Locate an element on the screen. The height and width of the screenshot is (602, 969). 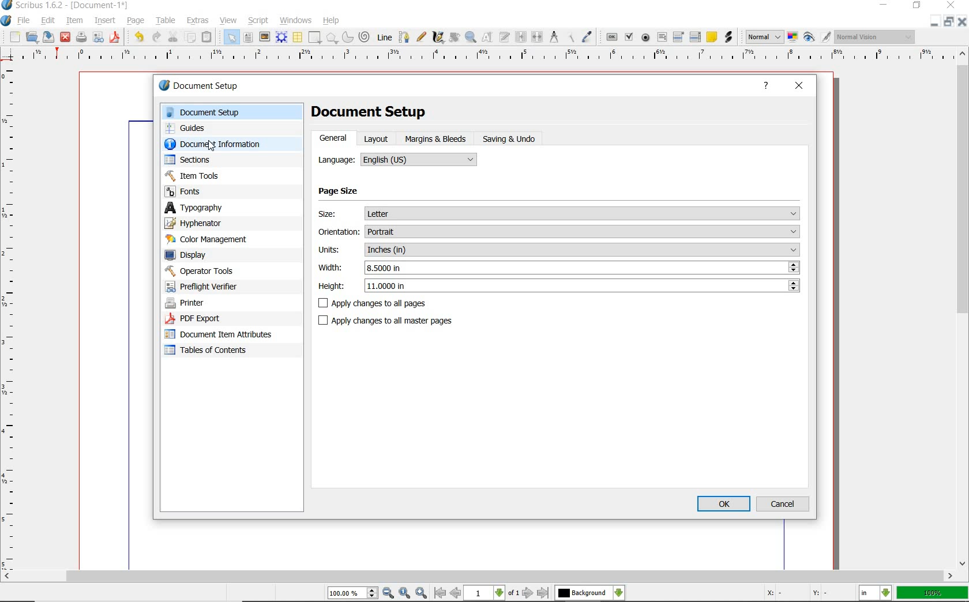
document setup is located at coordinates (200, 85).